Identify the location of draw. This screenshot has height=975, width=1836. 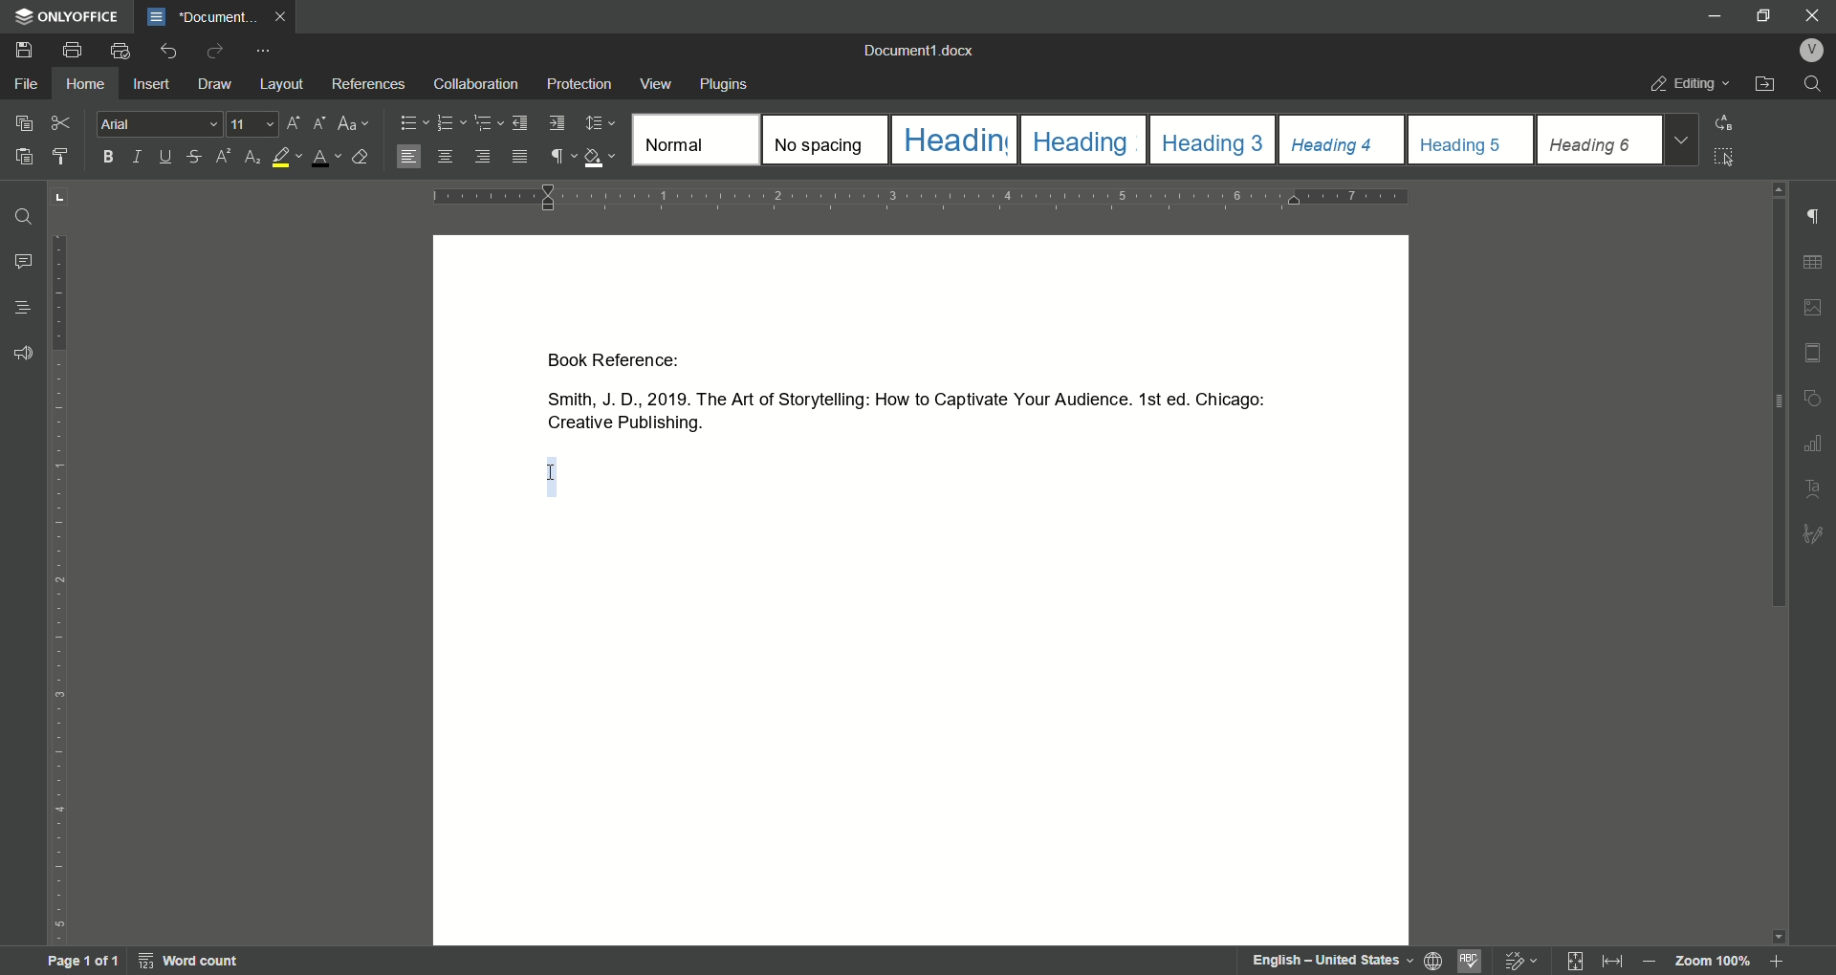
(216, 84).